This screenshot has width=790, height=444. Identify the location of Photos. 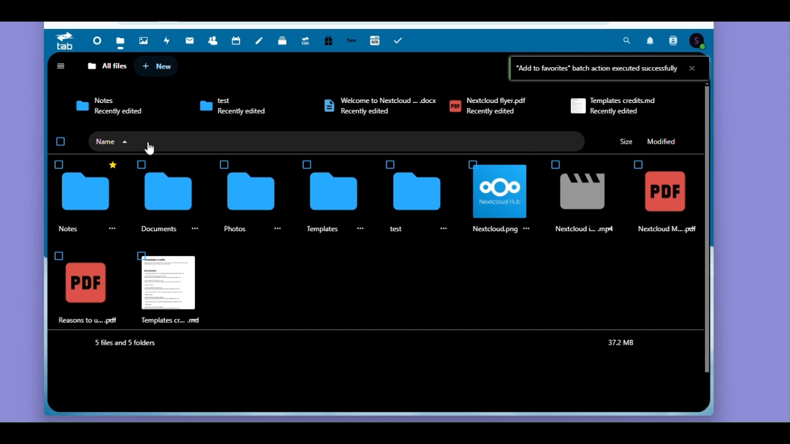
(144, 39).